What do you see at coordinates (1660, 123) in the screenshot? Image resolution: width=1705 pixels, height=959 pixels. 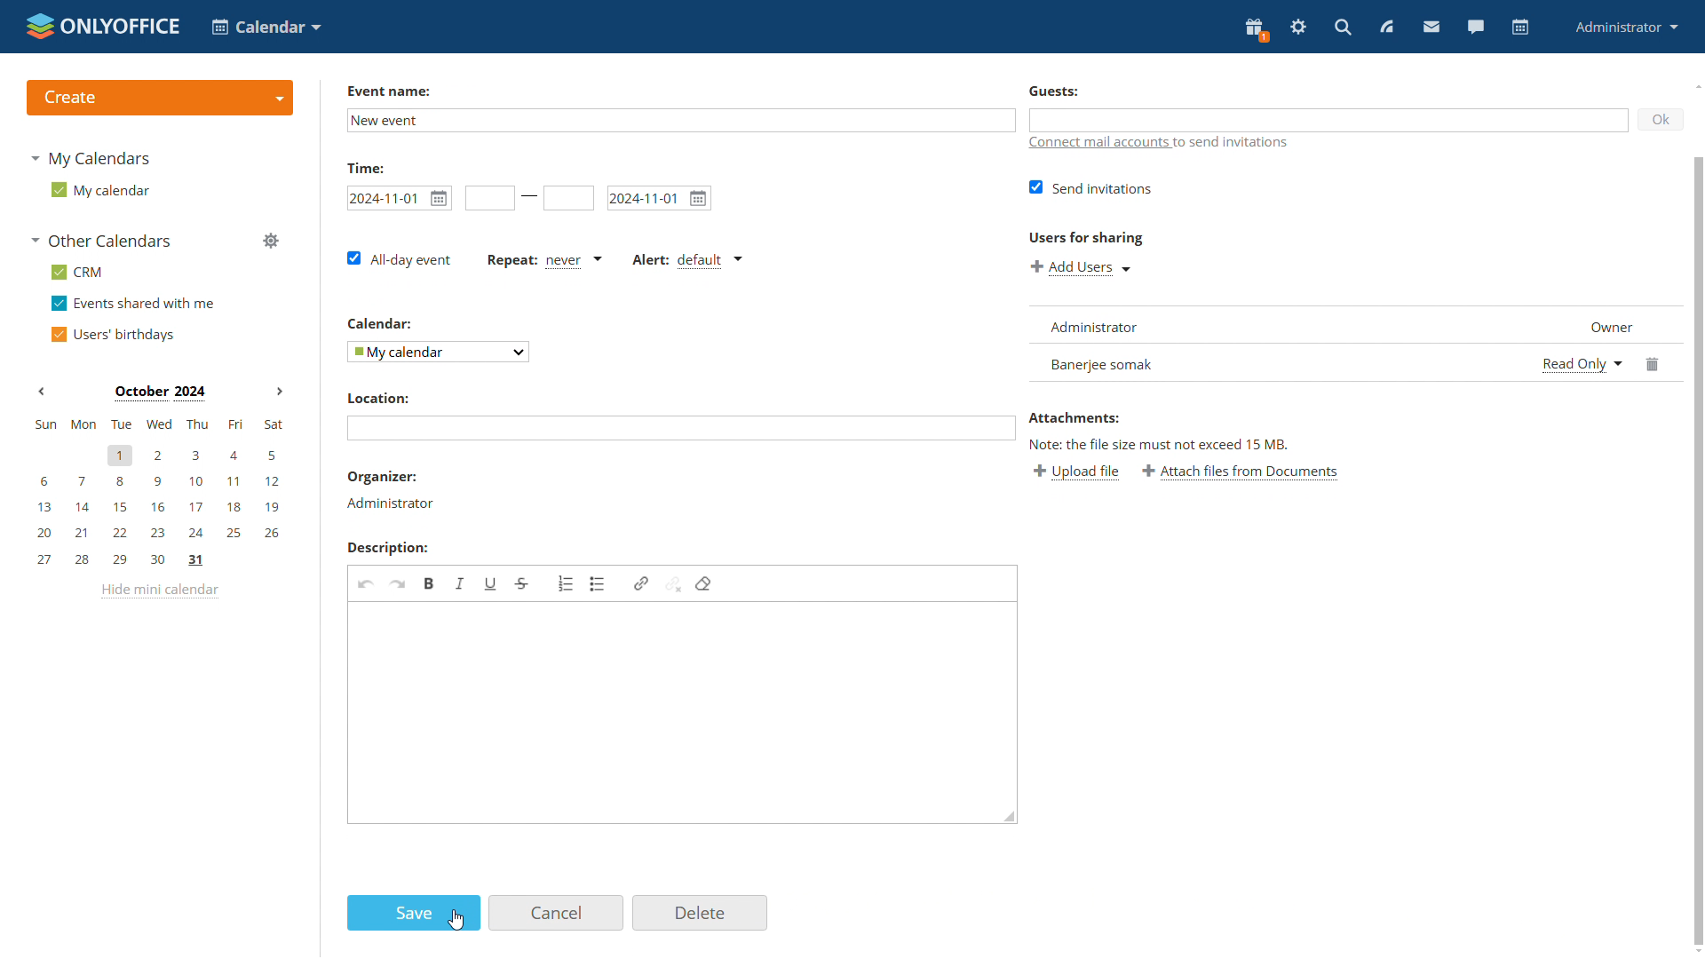 I see `ok` at bounding box center [1660, 123].